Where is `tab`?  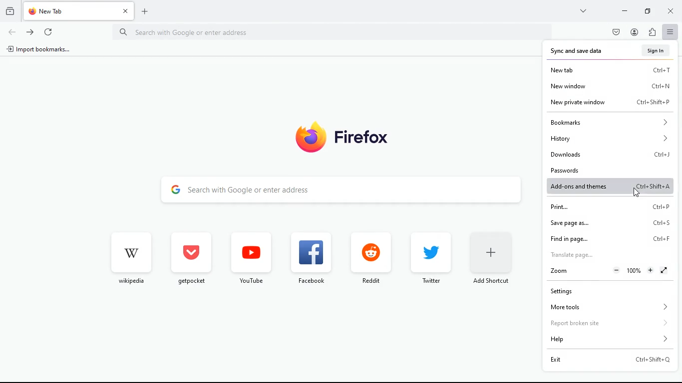
tab is located at coordinates (78, 12).